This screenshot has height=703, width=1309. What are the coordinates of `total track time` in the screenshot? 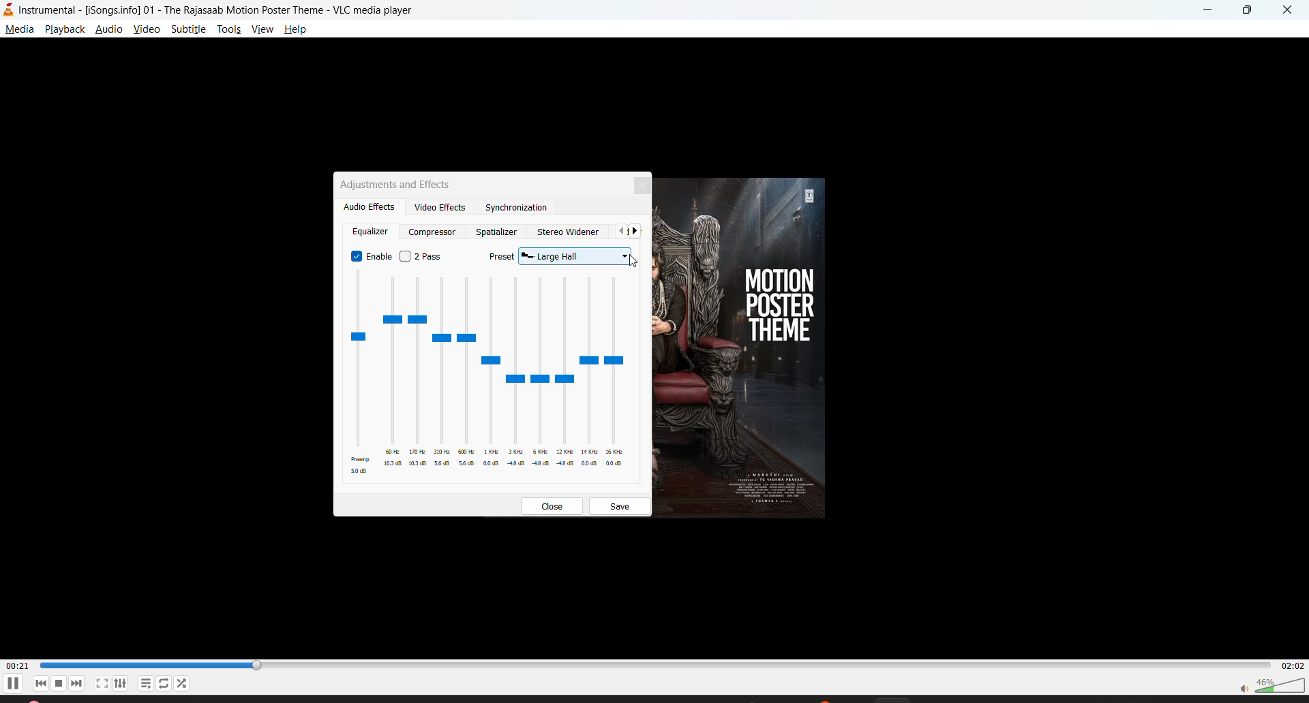 It's located at (1290, 664).